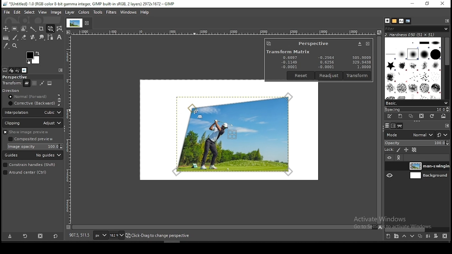  I want to click on lock alpha channel, so click(414, 150).